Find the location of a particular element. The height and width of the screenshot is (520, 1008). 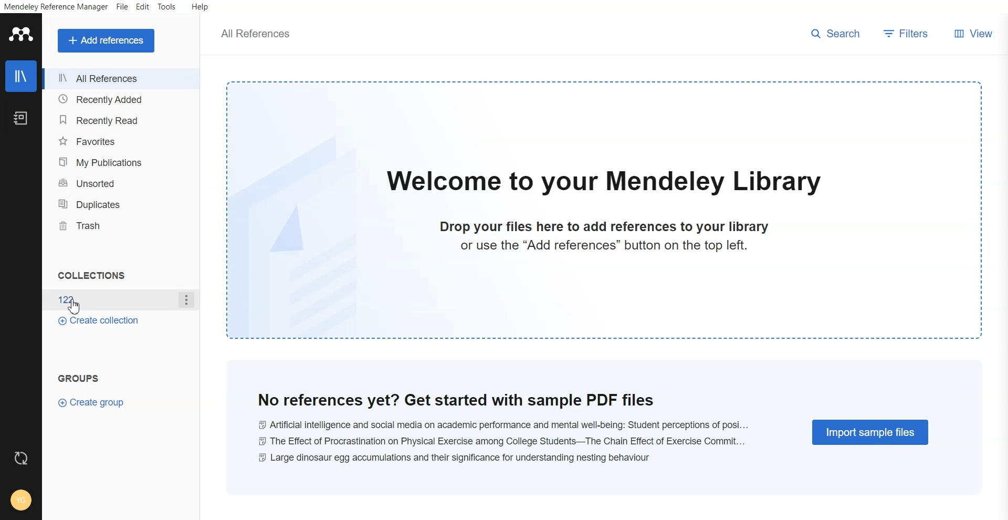

Recently added is located at coordinates (121, 99).